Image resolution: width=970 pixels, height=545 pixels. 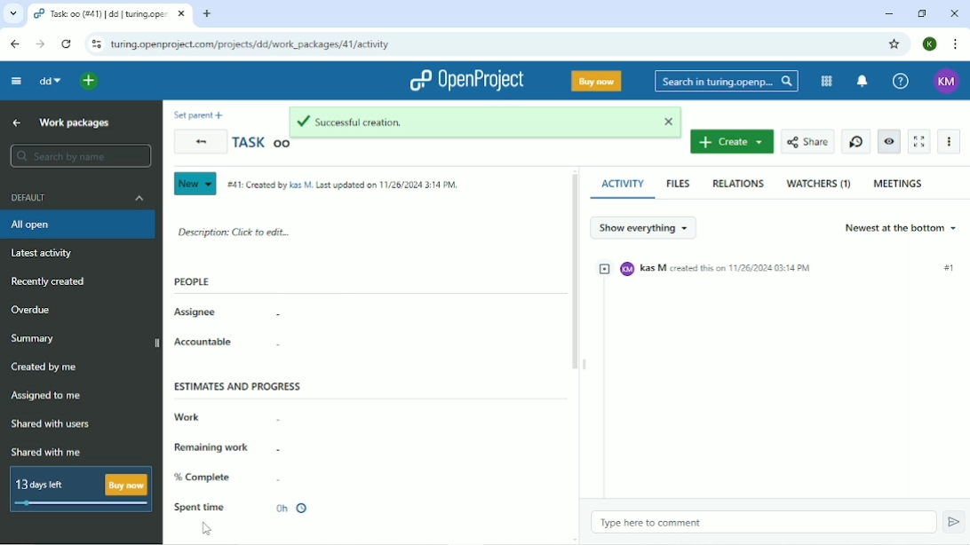 I want to click on Watchers, so click(x=817, y=183).